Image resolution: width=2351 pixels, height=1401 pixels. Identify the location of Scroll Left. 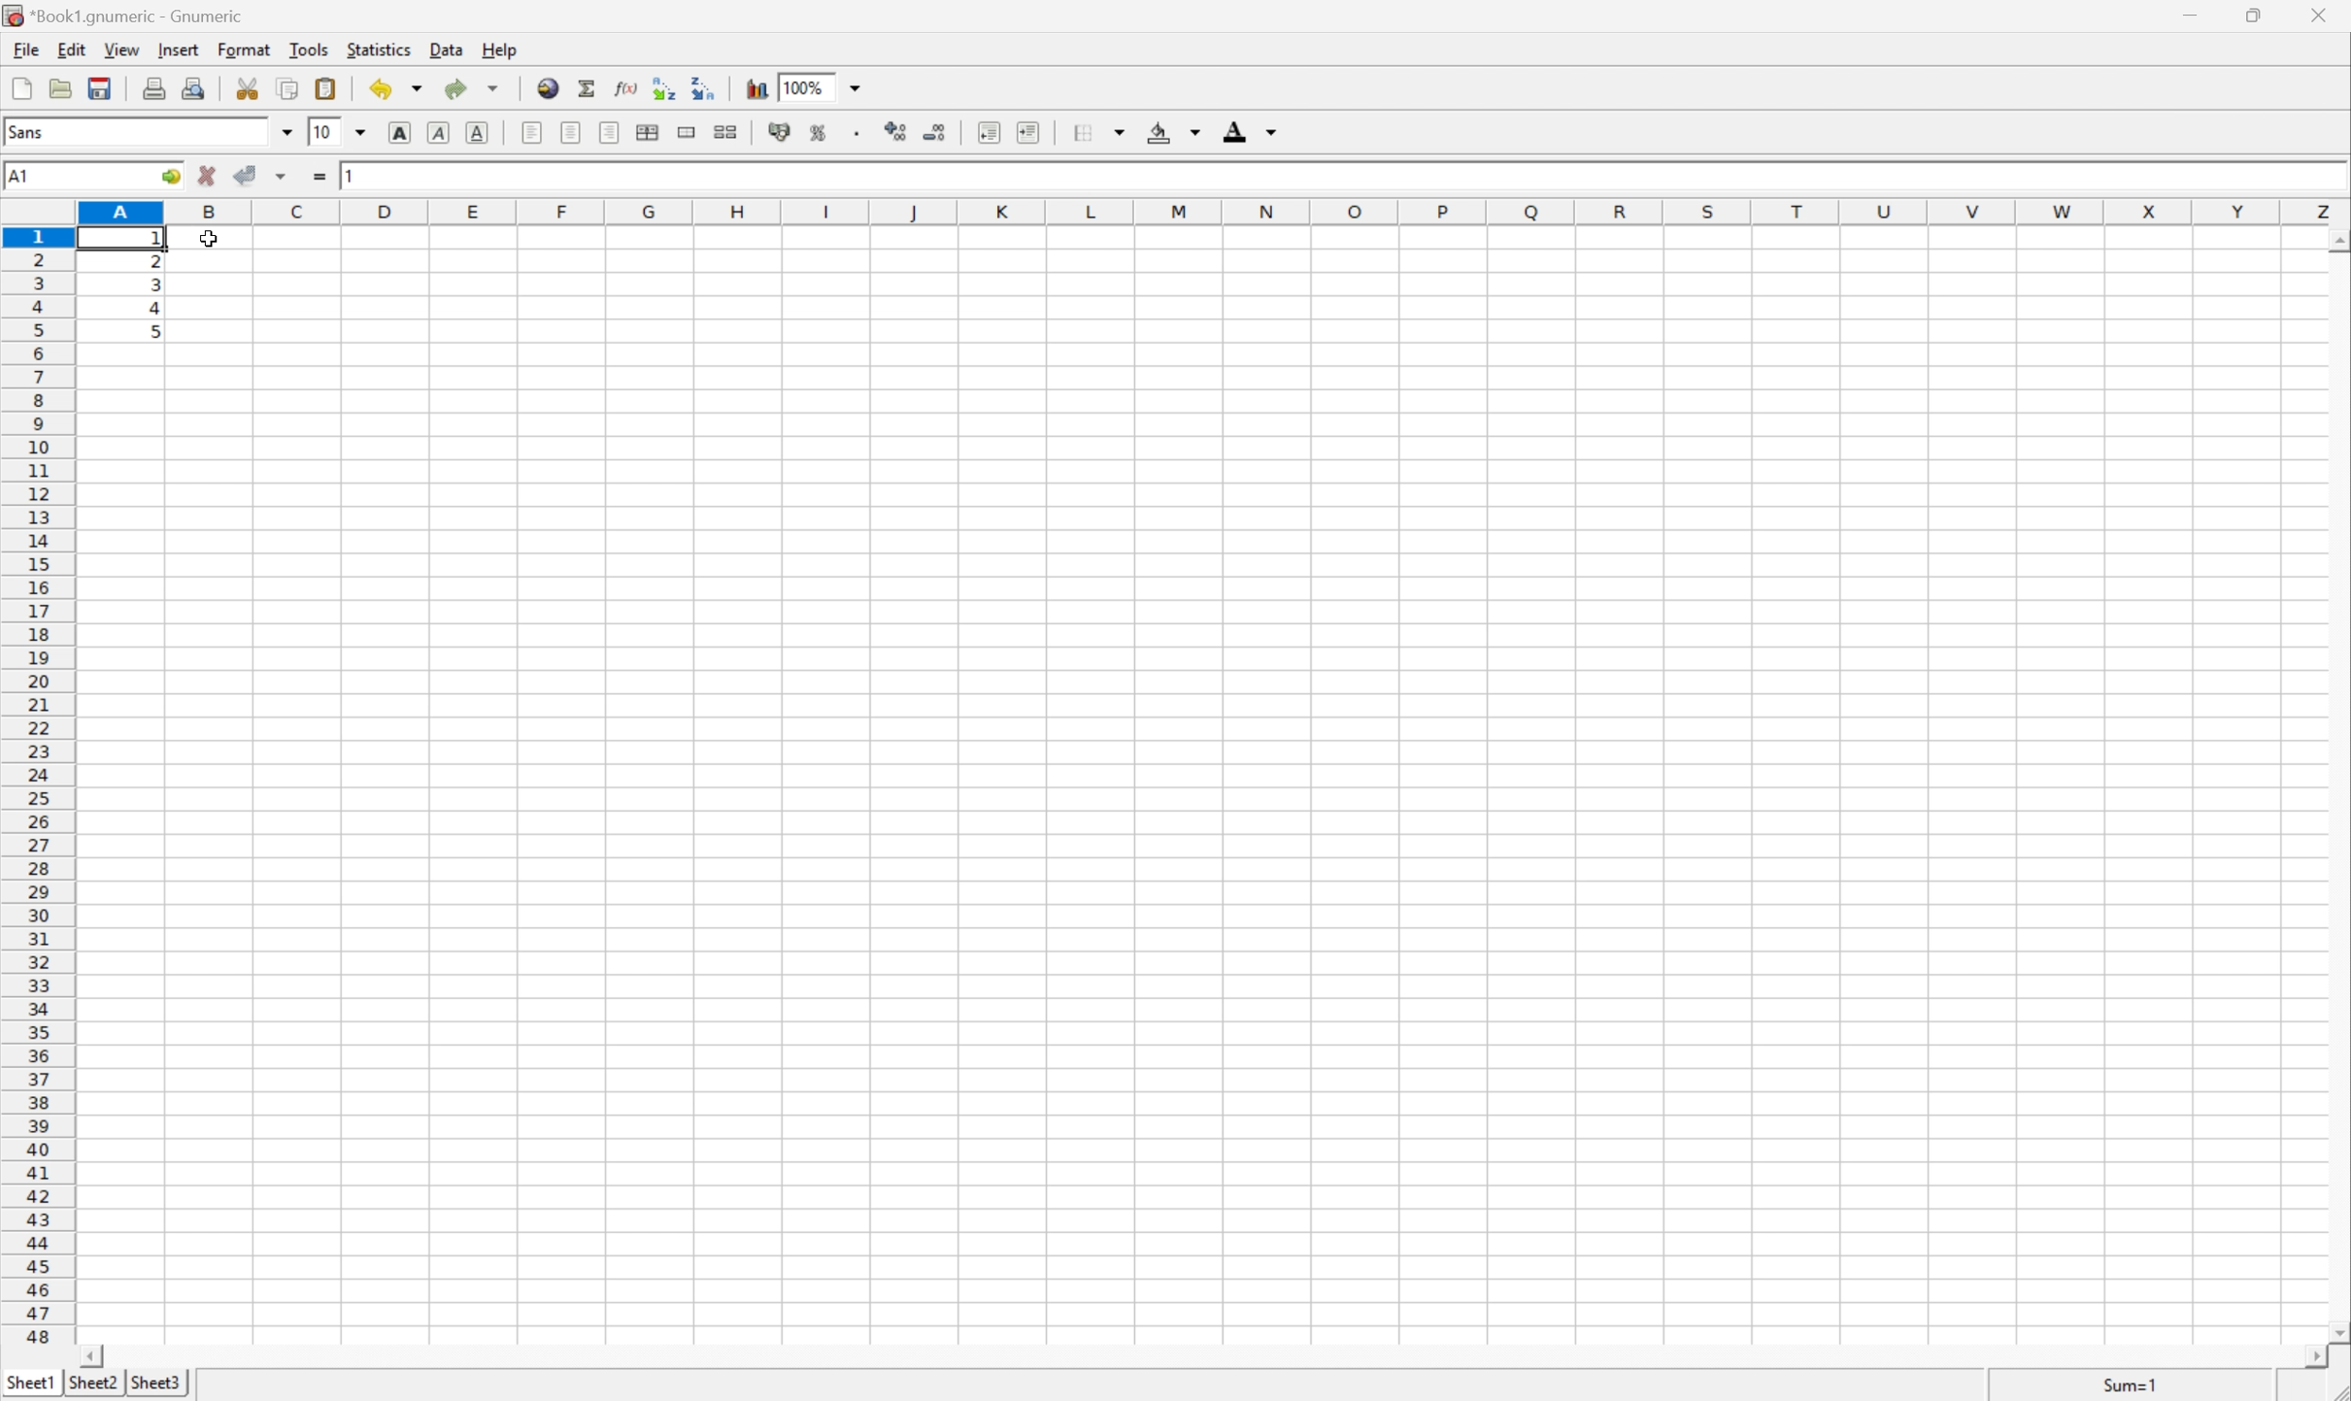
(98, 1354).